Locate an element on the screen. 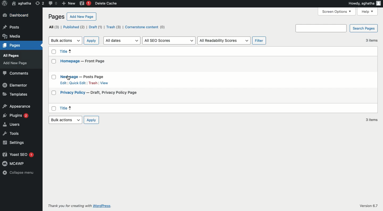  Howdy user is located at coordinates (364, 3).